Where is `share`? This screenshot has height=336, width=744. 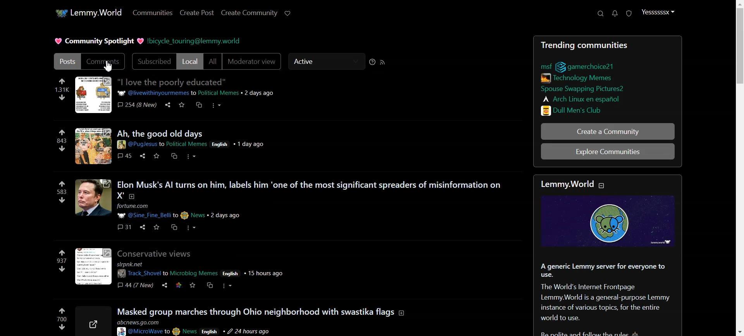 share is located at coordinates (142, 226).